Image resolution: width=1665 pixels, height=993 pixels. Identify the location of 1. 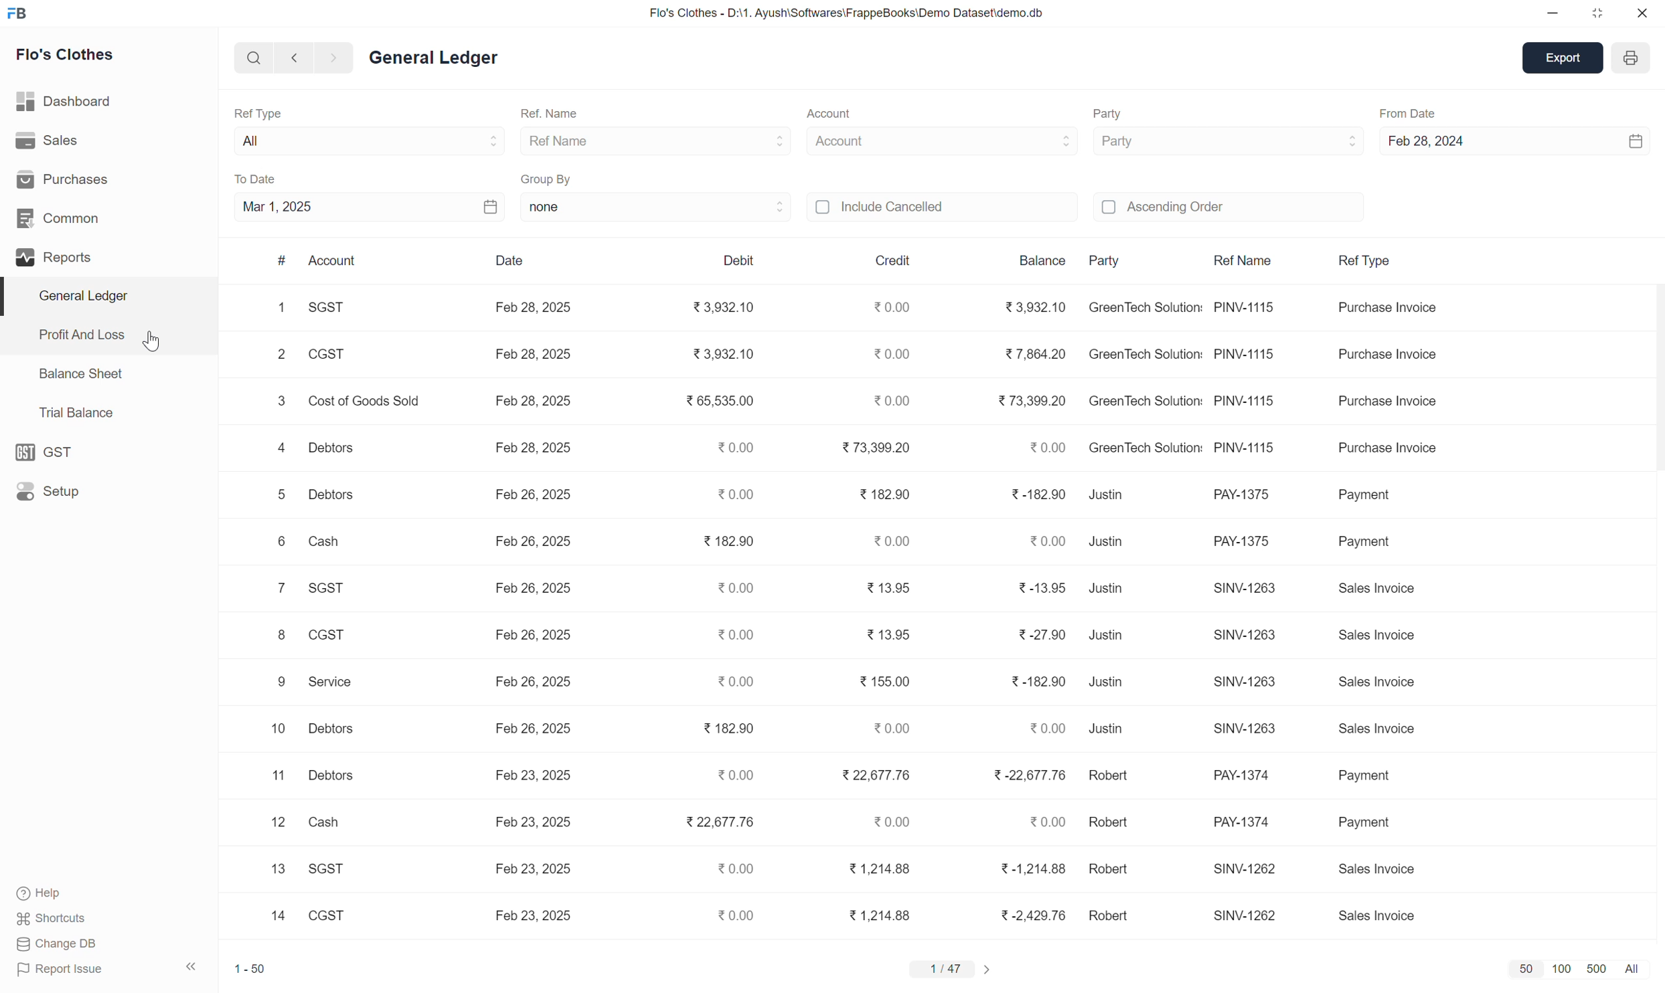
(276, 314).